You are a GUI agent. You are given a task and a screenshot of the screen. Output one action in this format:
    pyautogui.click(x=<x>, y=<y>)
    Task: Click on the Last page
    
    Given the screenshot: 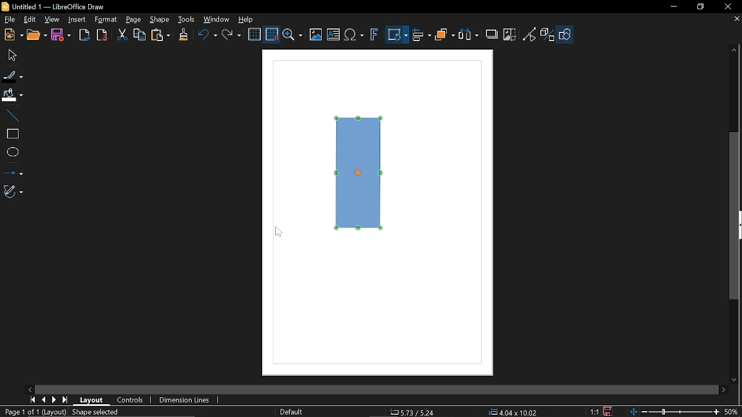 What is the action you would take?
    pyautogui.click(x=65, y=400)
    